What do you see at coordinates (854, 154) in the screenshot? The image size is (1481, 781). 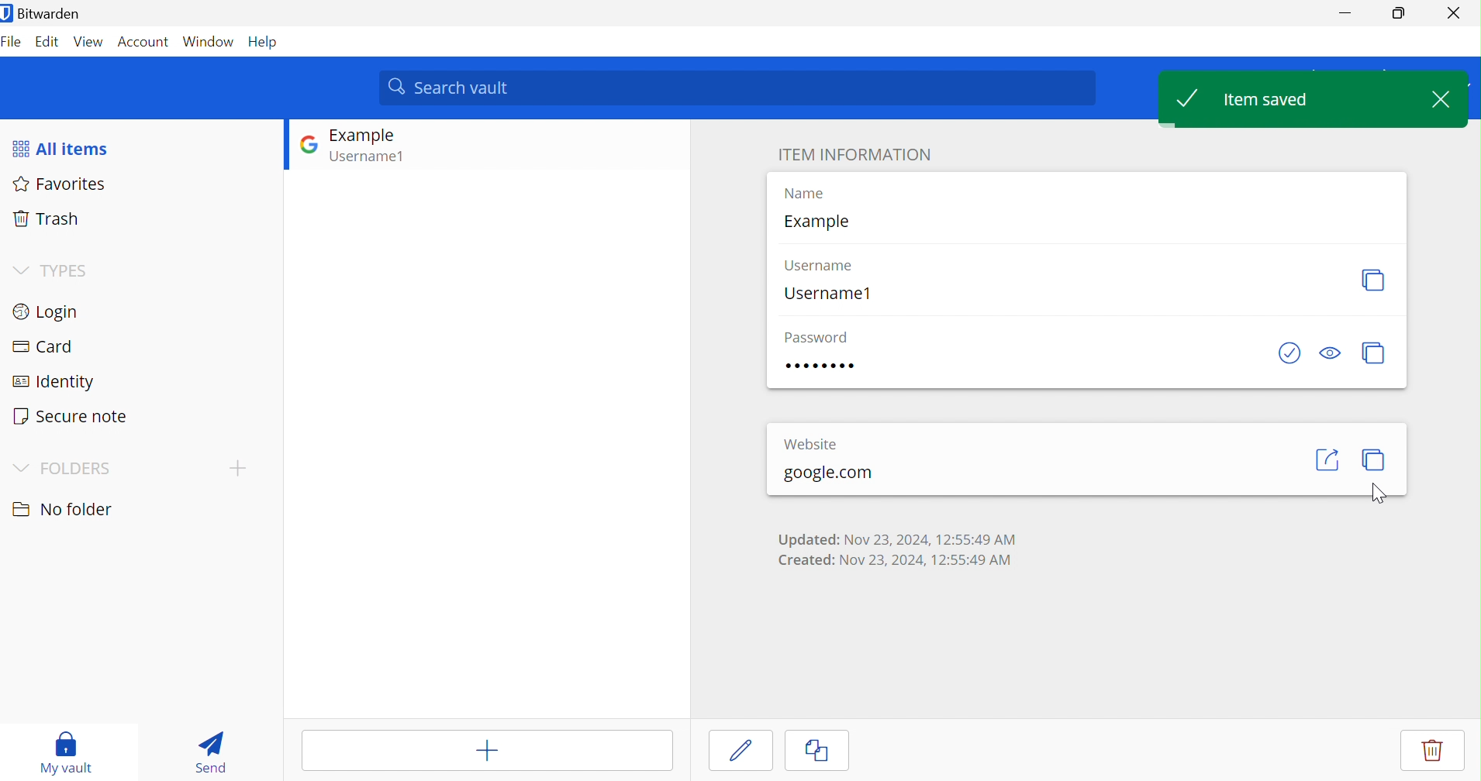 I see `ITEM INFORMATION` at bounding box center [854, 154].